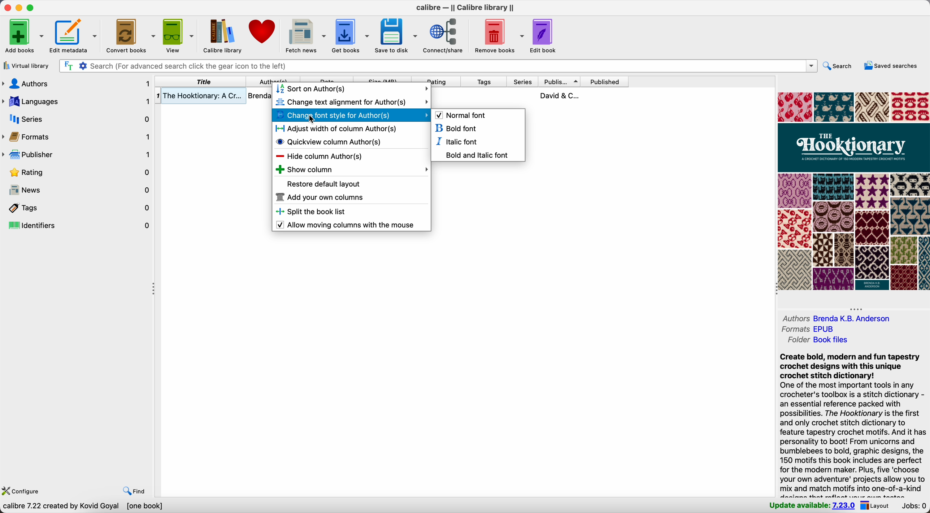 The height and width of the screenshot is (513, 930). What do you see at coordinates (810, 506) in the screenshot?
I see `update available` at bounding box center [810, 506].